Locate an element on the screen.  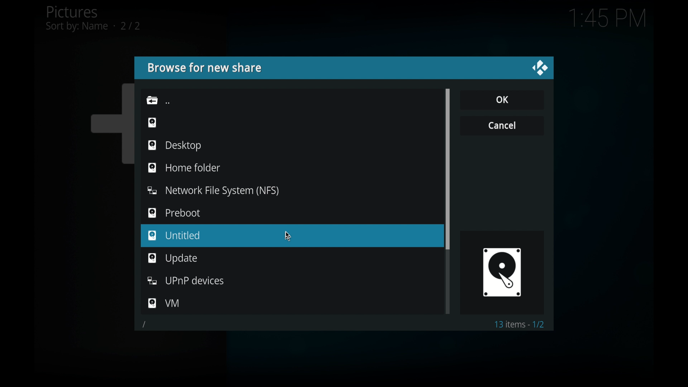
slash icon is located at coordinates (143, 325).